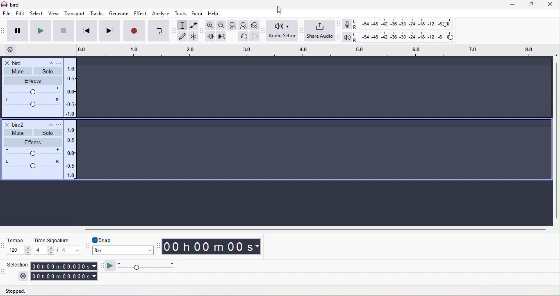 The height and width of the screenshot is (296, 560). I want to click on solo, so click(48, 132).